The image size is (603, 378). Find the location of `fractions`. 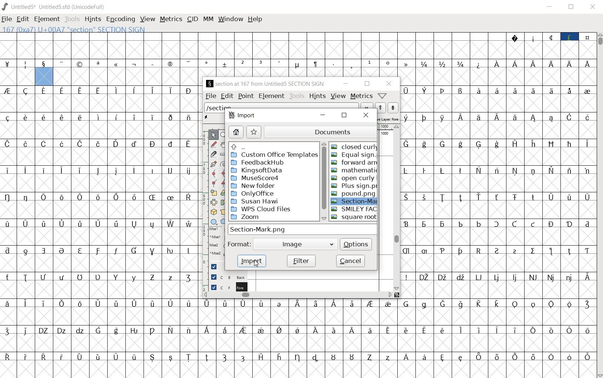

fractions is located at coordinates (444, 64).